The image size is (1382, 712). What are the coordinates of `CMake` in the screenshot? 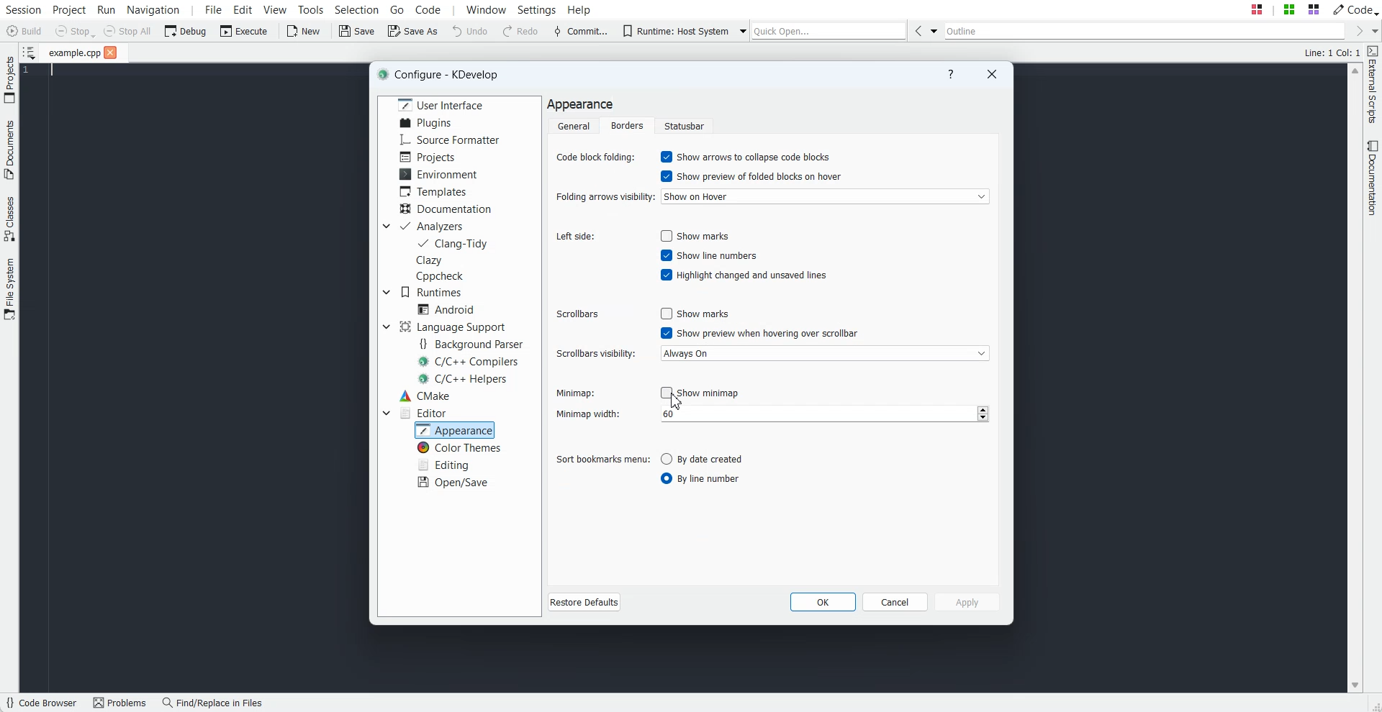 It's located at (426, 396).